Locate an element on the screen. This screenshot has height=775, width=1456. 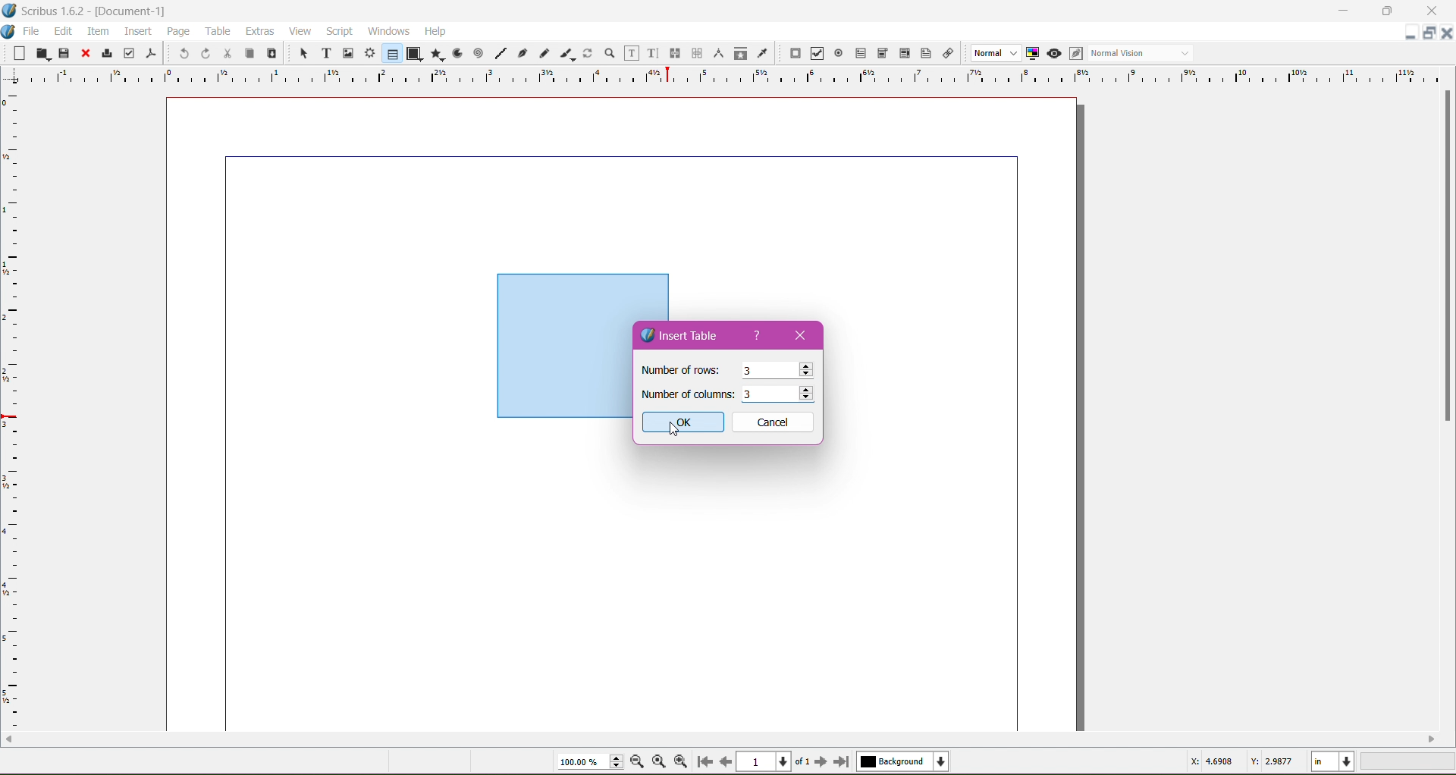
Normal   Vision is located at coordinates (1142, 52).